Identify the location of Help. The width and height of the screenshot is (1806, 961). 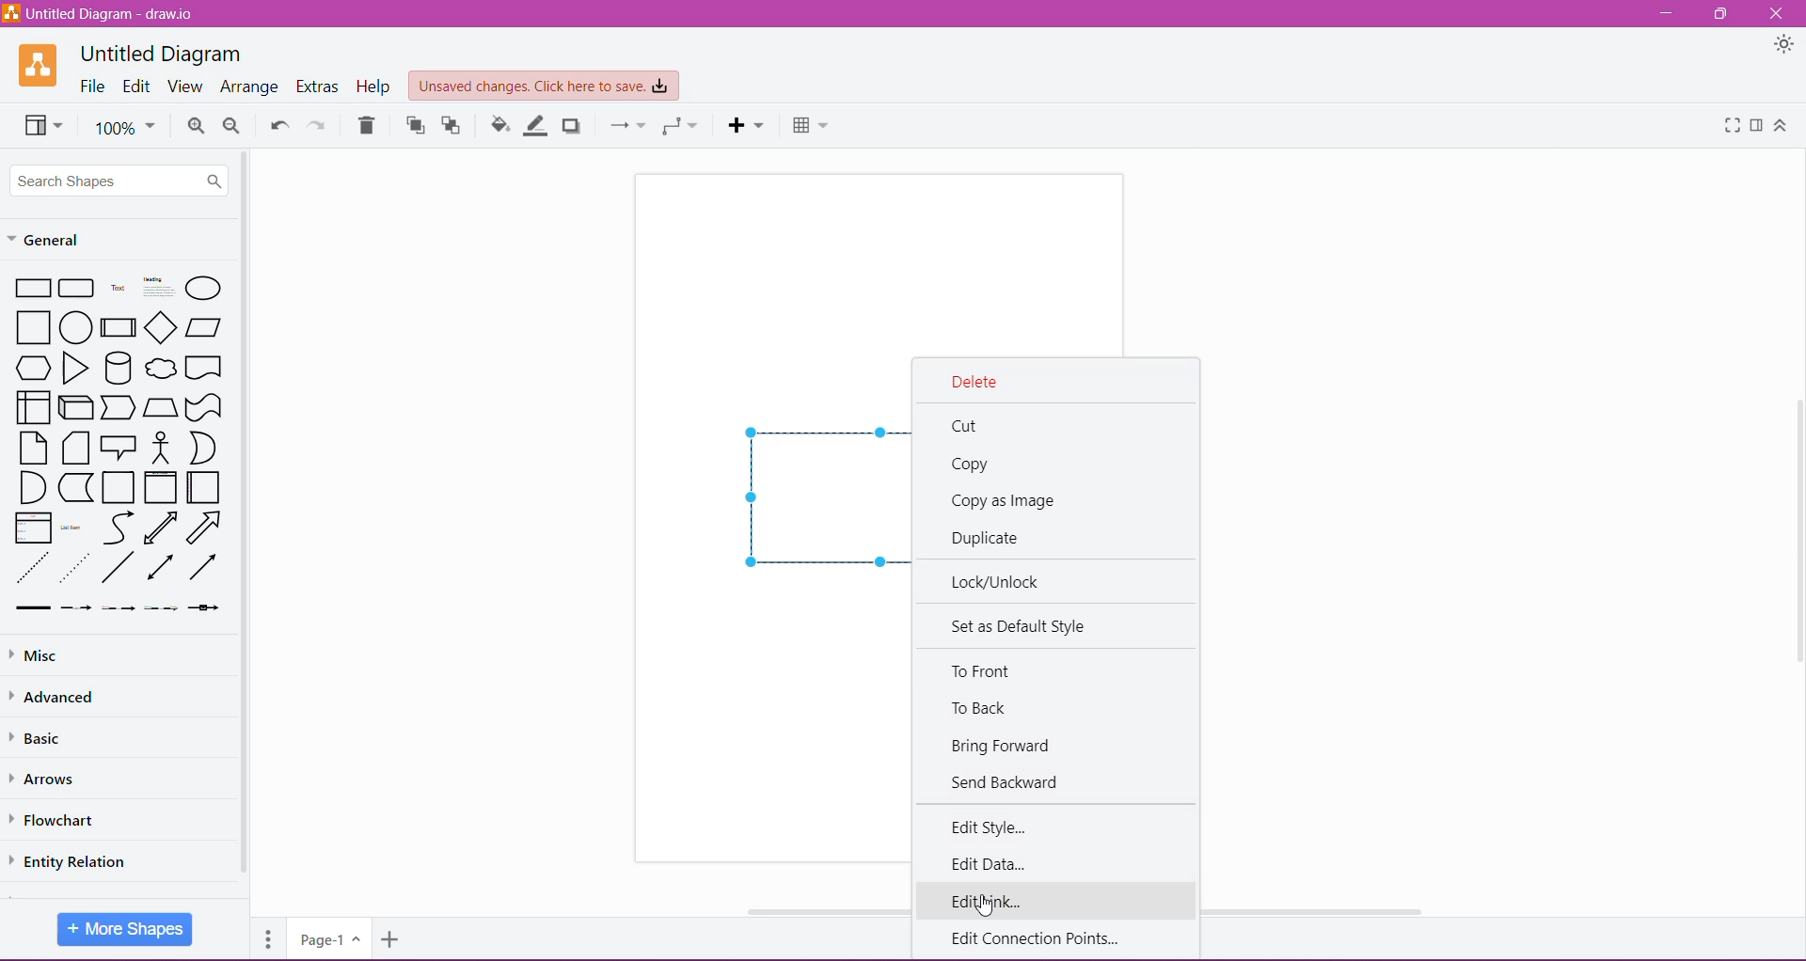
(374, 87).